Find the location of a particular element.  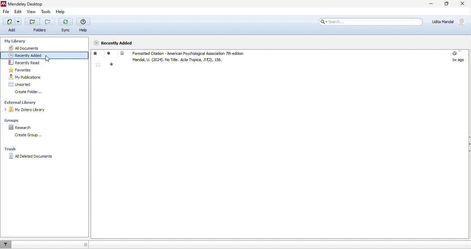

maximize is located at coordinates (446, 4).